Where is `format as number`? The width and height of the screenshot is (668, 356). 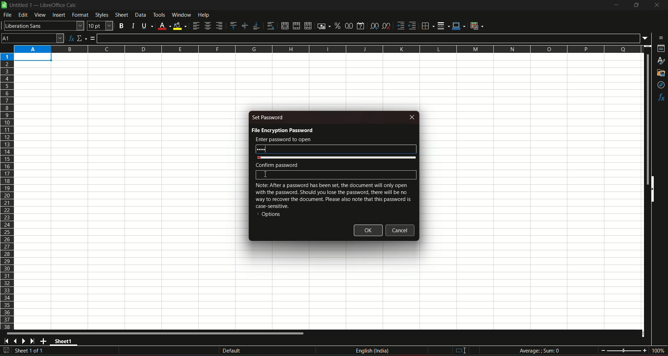
format as number is located at coordinates (349, 26).